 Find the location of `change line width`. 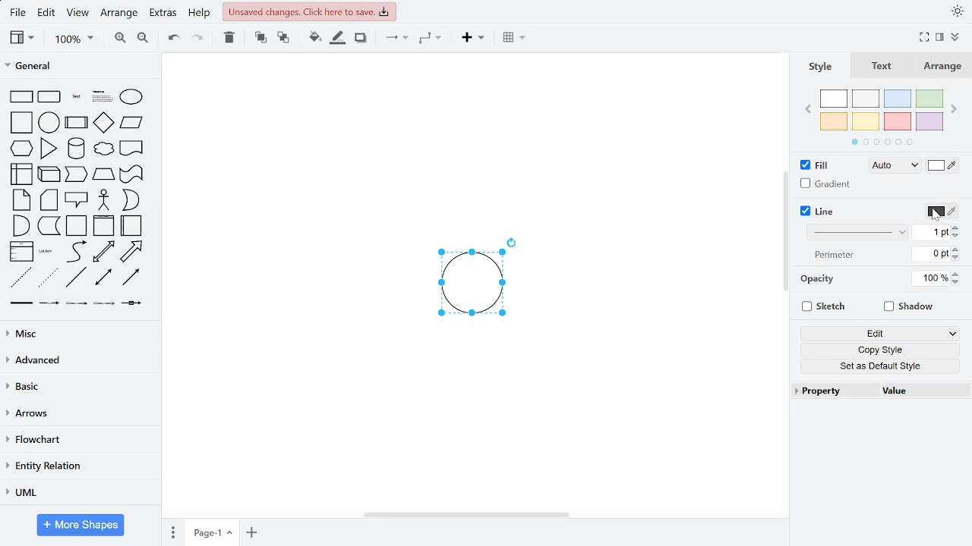

change line width is located at coordinates (933, 232).